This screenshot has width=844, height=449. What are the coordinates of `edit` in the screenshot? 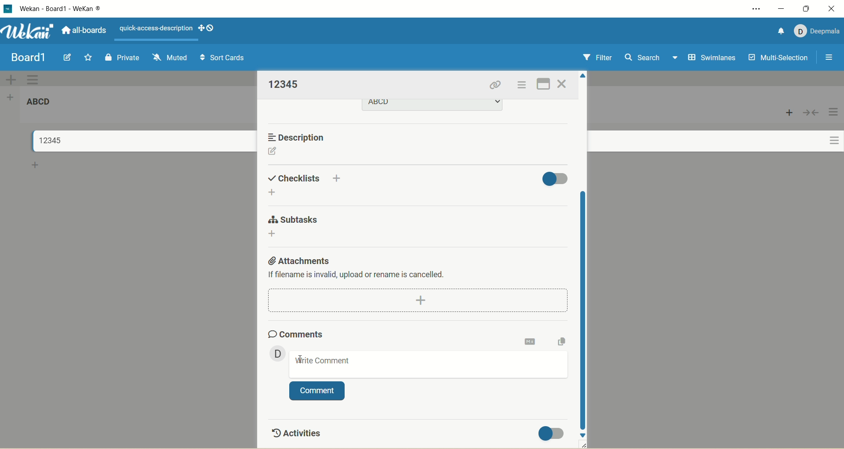 It's located at (272, 152).